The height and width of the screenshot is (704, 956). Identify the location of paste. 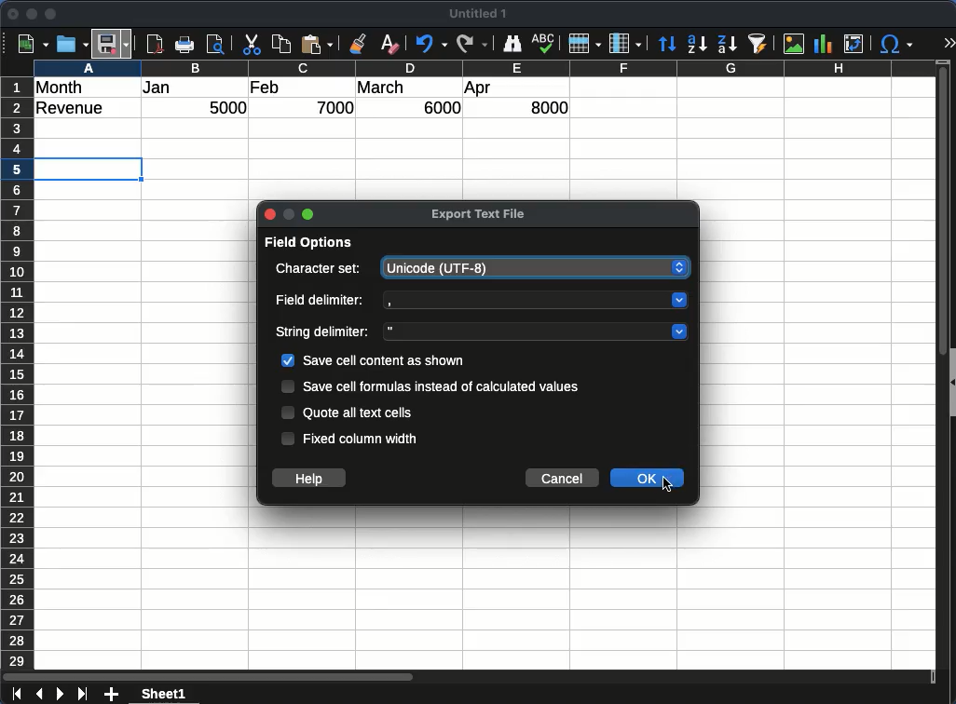
(319, 45).